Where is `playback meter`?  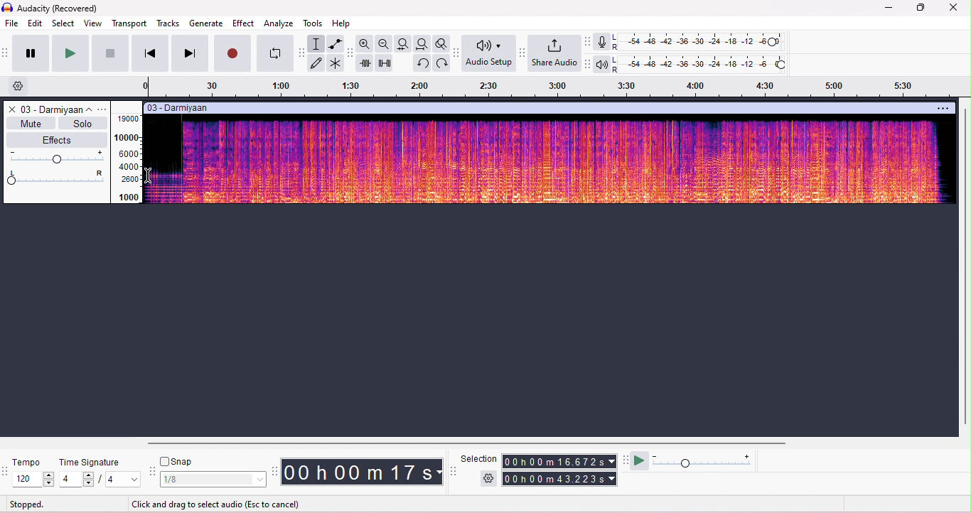 playback meter is located at coordinates (602, 64).